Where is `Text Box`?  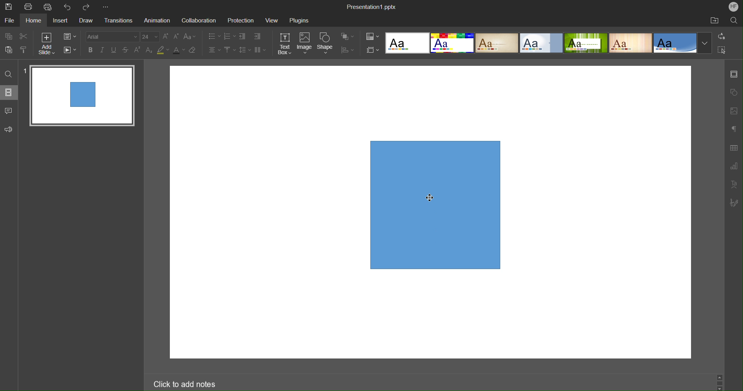
Text Box is located at coordinates (286, 44).